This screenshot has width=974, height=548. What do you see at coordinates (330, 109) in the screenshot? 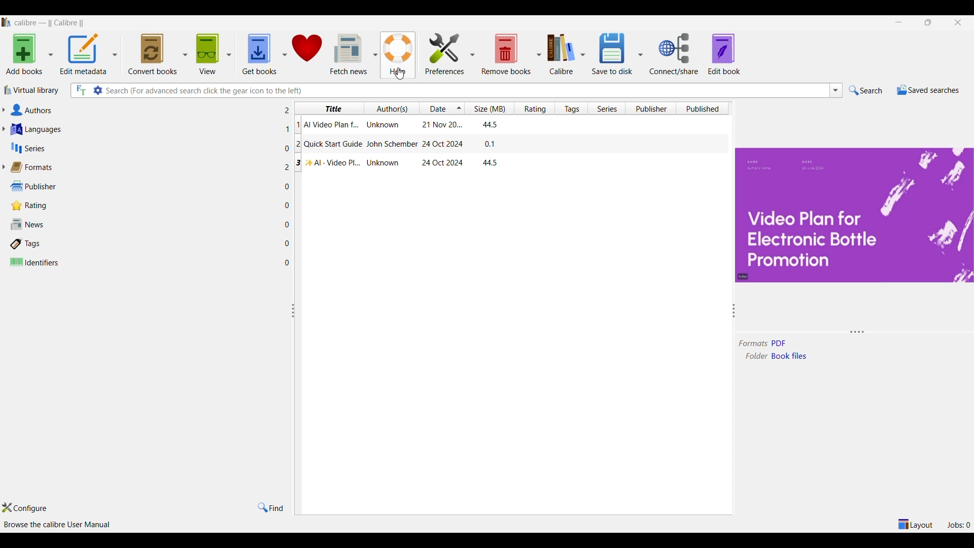
I see `Title column` at bounding box center [330, 109].